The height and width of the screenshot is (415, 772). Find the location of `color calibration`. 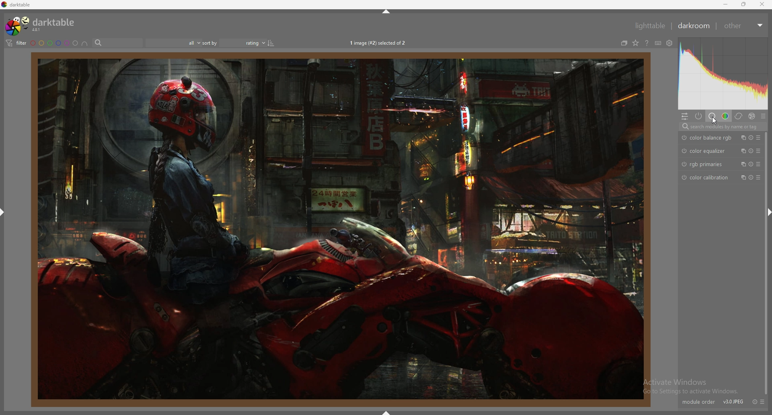

color calibration is located at coordinates (705, 178).